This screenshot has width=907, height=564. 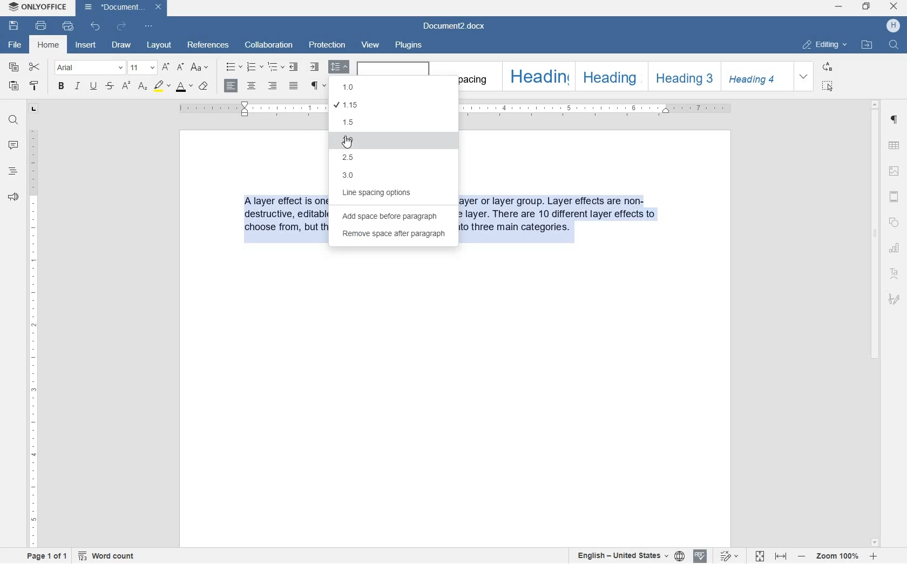 I want to click on 2.0, so click(x=351, y=141).